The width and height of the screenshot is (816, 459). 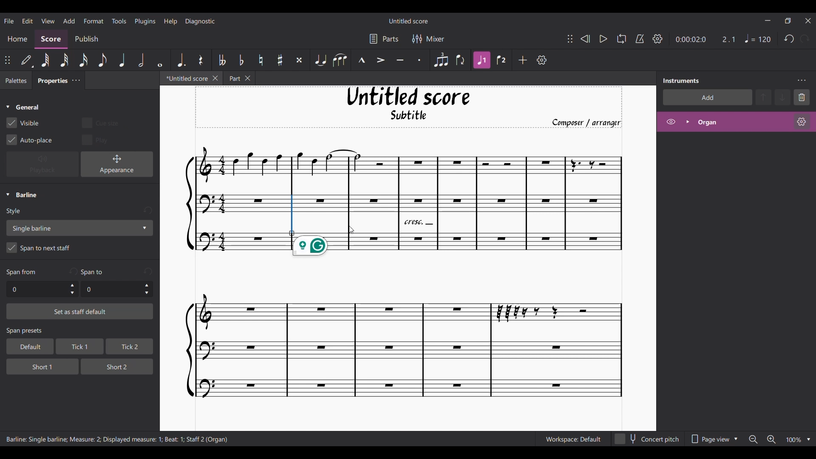 I want to click on Indicates input for Style, so click(x=15, y=212).